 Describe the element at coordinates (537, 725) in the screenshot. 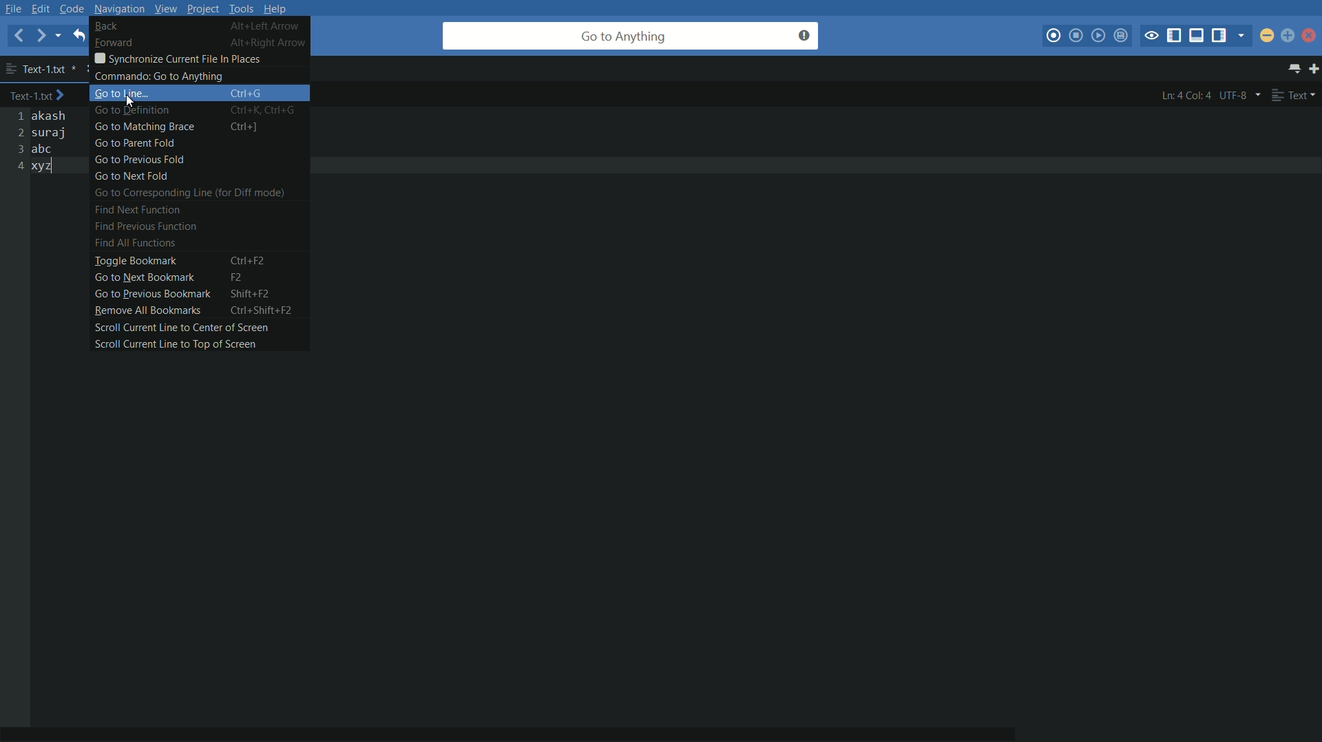

I see `horizontal scroll bar` at that location.